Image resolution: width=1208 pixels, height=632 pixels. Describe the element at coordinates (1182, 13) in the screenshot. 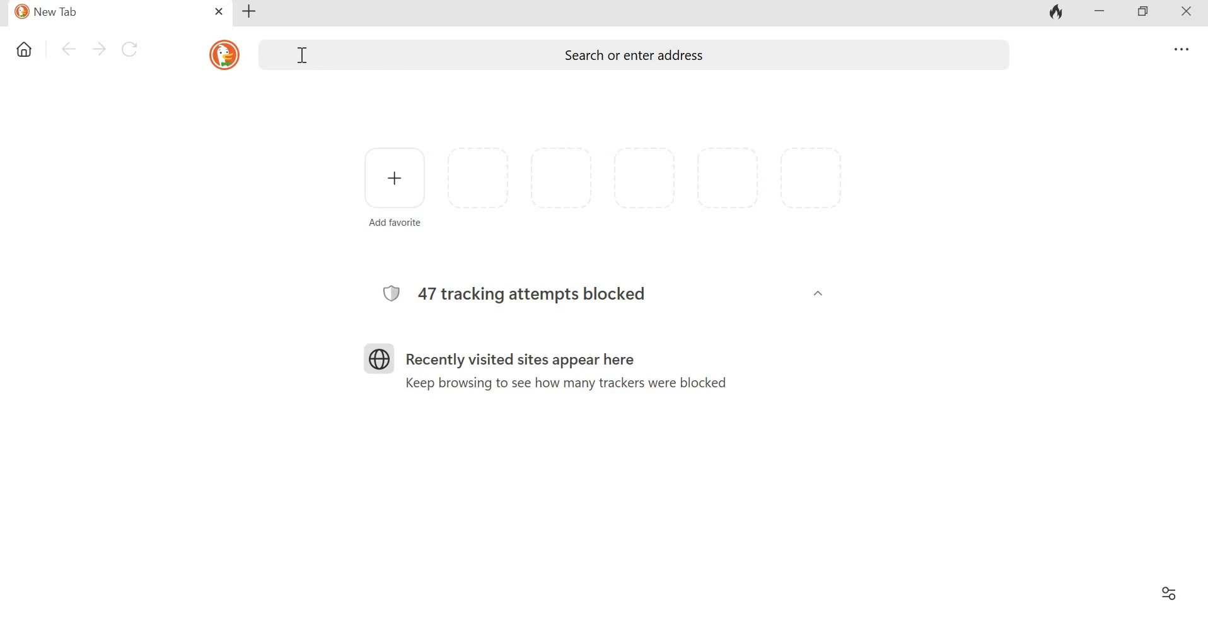

I see `Close` at that location.